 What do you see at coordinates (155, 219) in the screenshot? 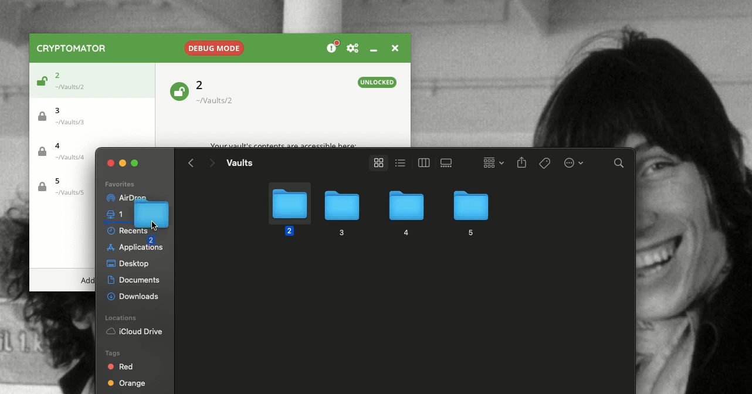
I see `file` at bounding box center [155, 219].